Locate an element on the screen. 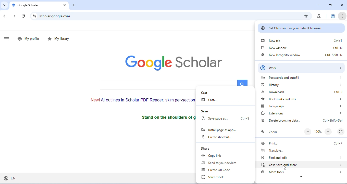 The image size is (347, 184). print is located at coordinates (302, 143).